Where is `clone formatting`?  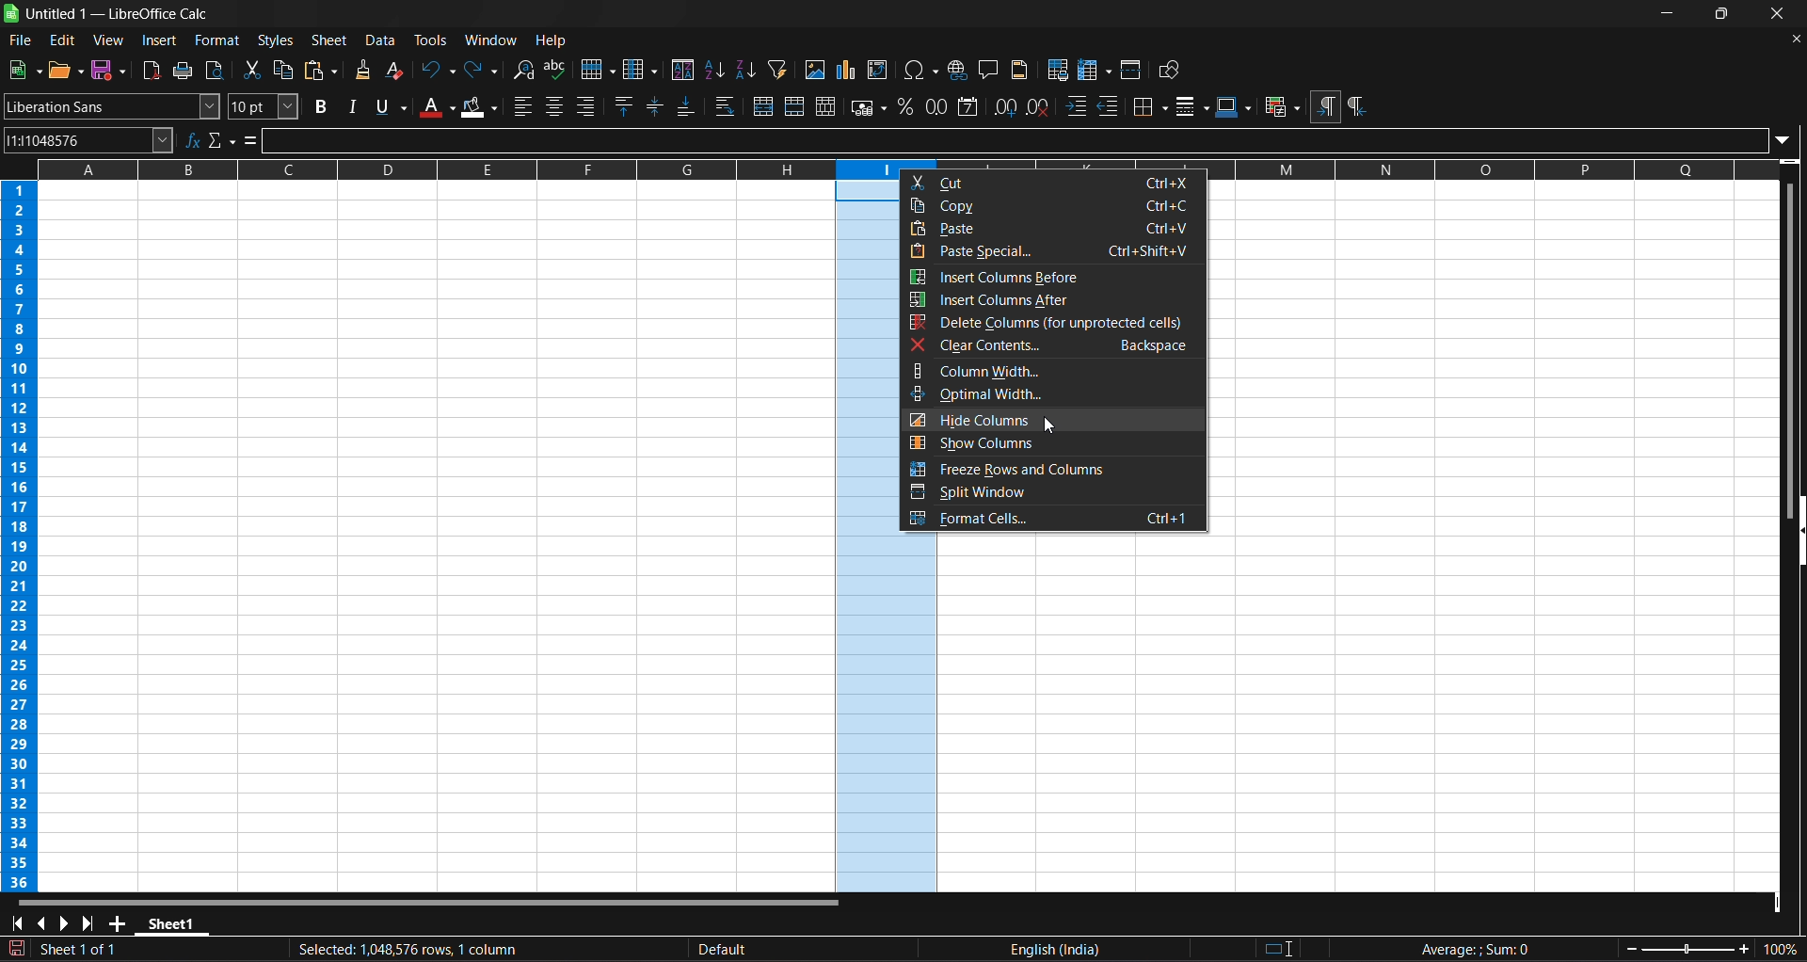 clone formatting is located at coordinates (366, 69).